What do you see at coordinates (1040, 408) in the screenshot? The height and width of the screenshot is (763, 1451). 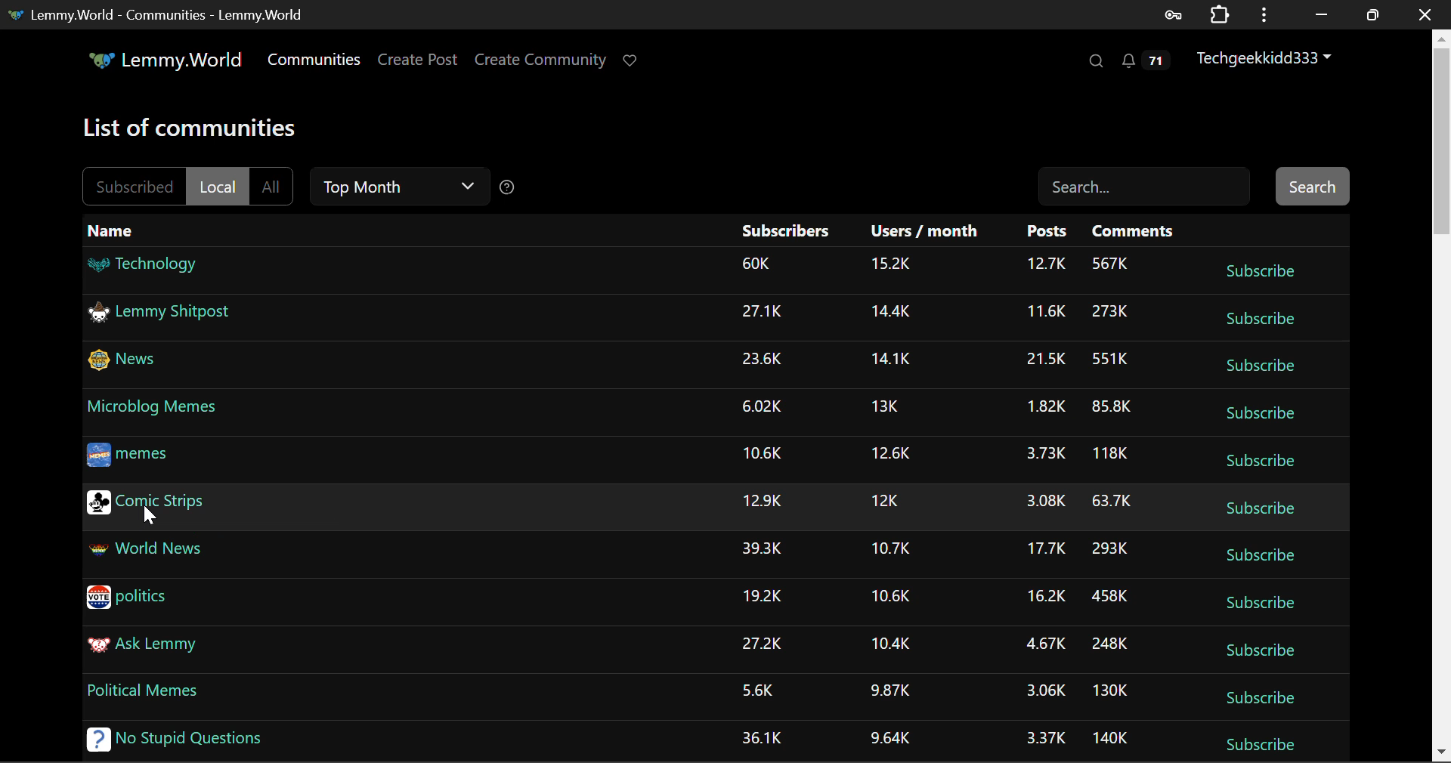 I see `1.82K` at bounding box center [1040, 408].